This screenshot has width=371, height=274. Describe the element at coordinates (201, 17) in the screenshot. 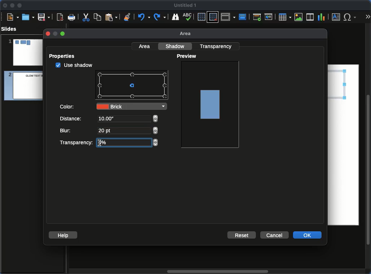

I see `Display grid` at that location.